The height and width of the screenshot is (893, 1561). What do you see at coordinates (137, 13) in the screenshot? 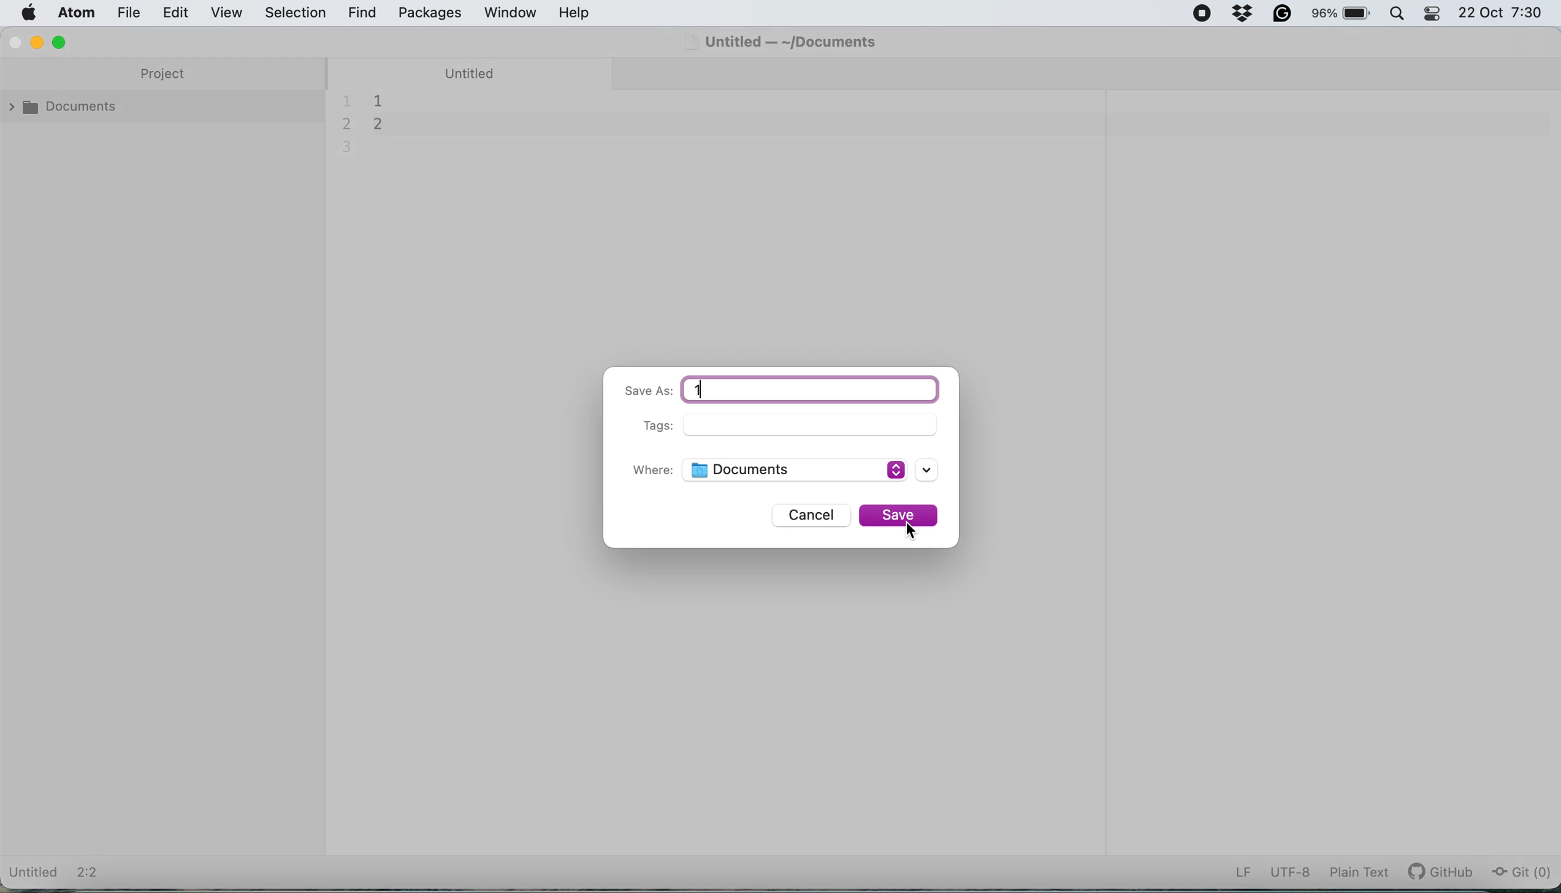
I see `file` at bounding box center [137, 13].